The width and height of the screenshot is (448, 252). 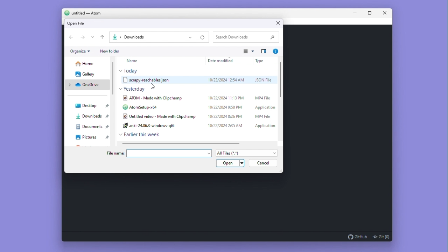 I want to click on file name, so click(x=158, y=153).